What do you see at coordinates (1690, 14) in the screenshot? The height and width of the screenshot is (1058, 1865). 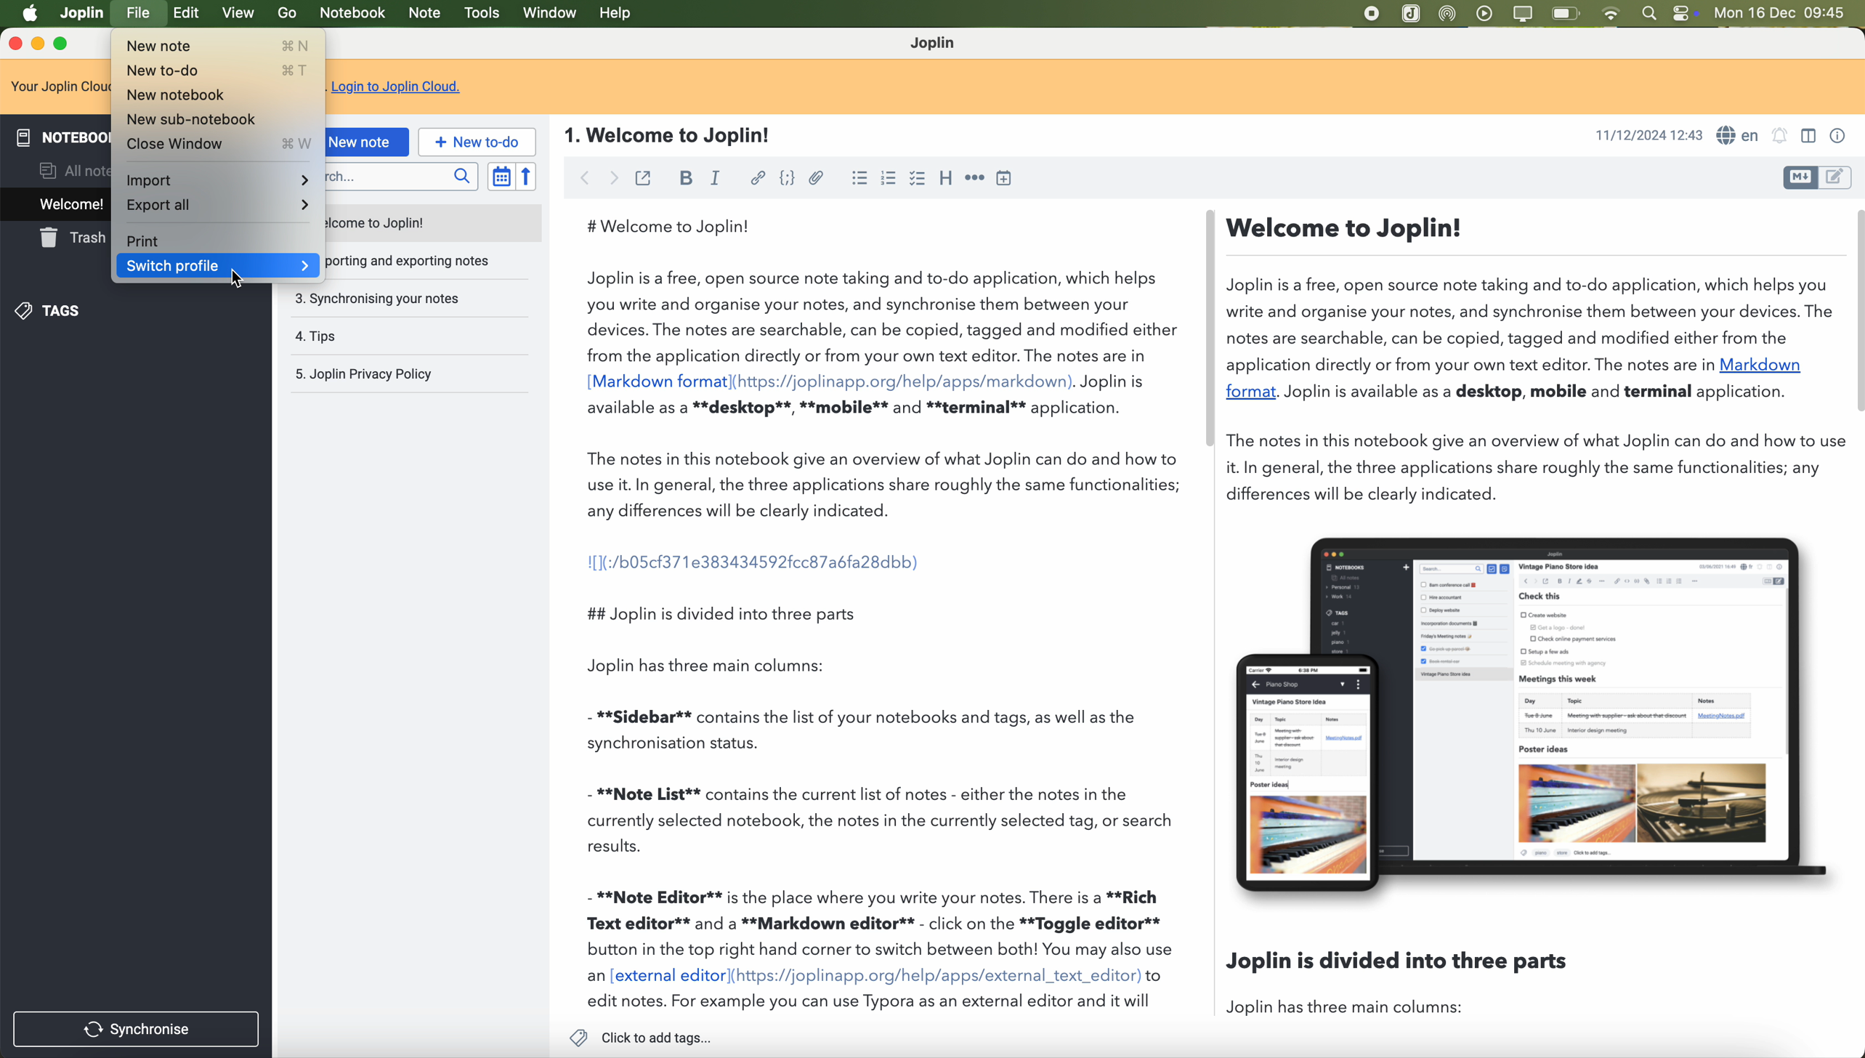 I see `controls` at bounding box center [1690, 14].